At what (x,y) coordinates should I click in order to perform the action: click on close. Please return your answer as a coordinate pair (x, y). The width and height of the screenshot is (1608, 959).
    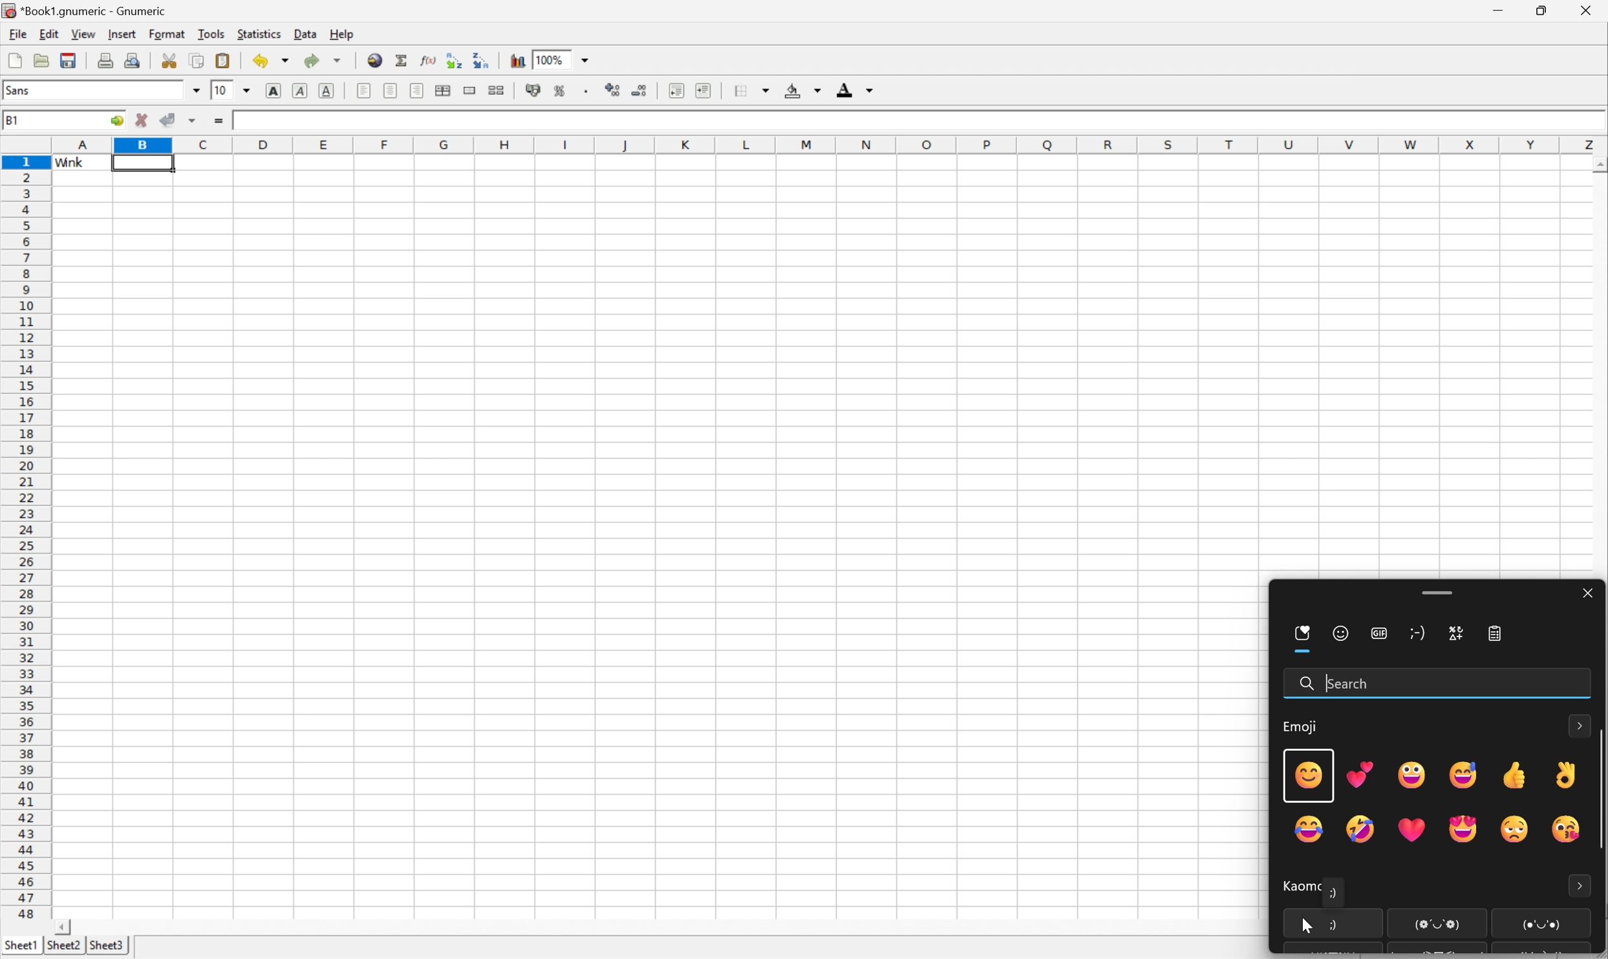
    Looking at the image, I should click on (1586, 595).